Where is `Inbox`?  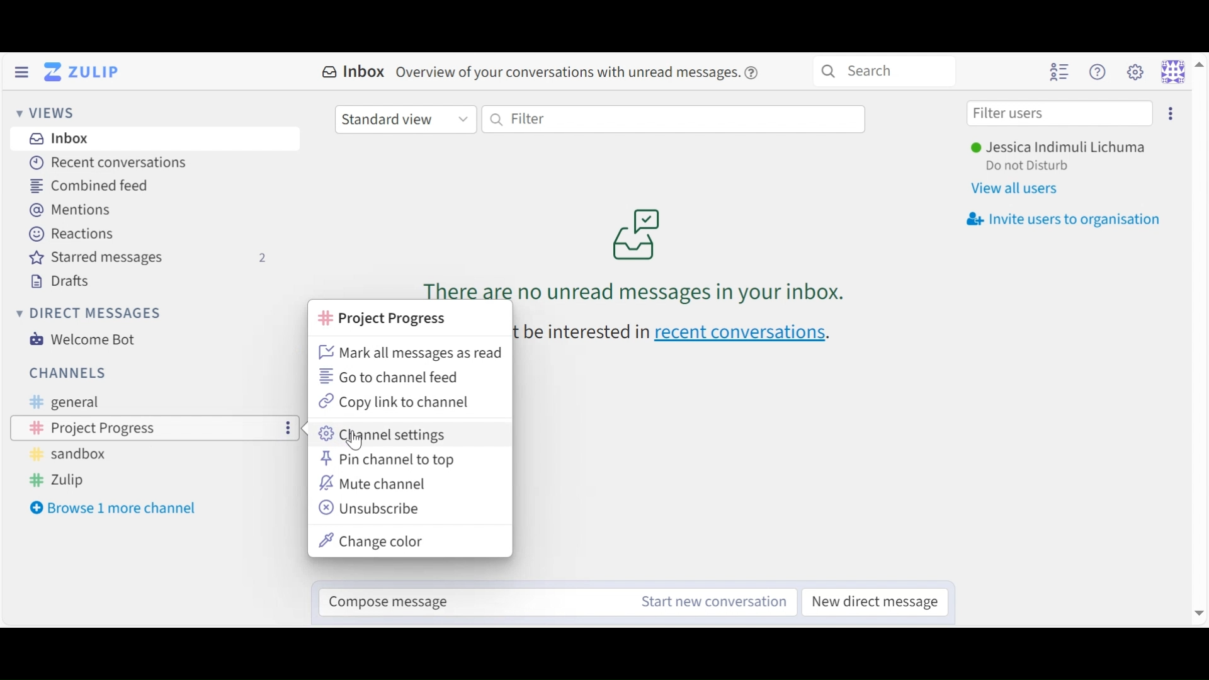
Inbox is located at coordinates (356, 72).